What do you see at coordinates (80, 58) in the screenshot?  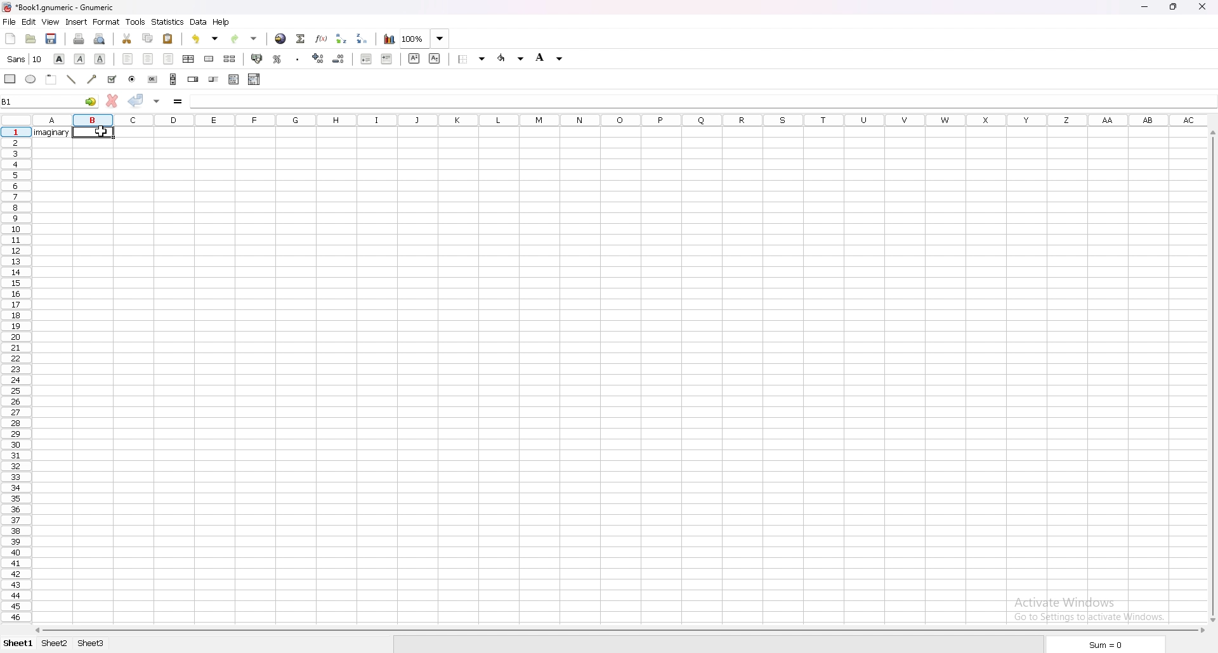 I see `italic` at bounding box center [80, 58].